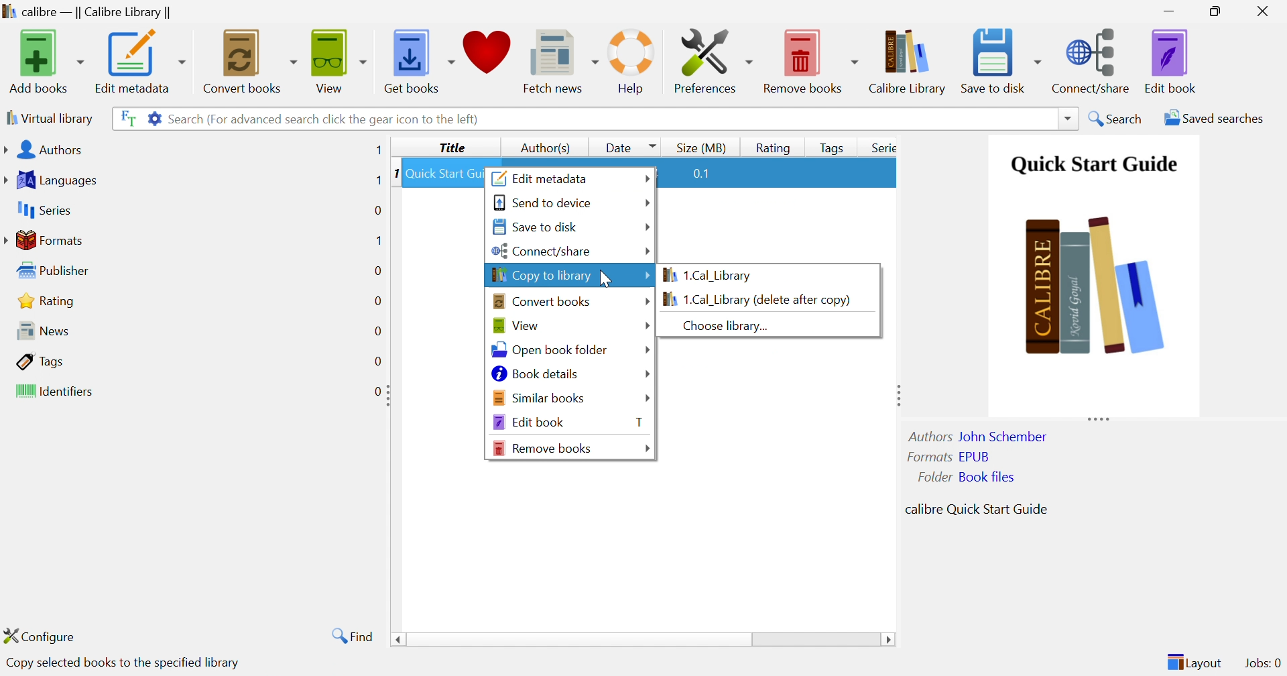 The image size is (1287, 676). I want to click on 0.1, so click(707, 174).